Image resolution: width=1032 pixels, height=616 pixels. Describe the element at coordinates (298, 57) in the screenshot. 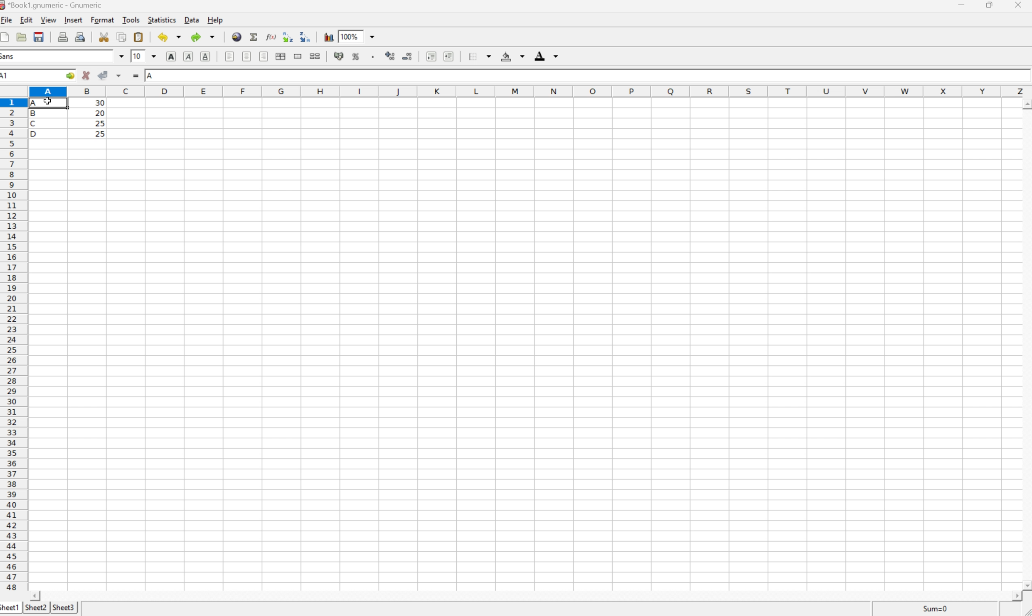

I see `Merge a range of cells` at that location.